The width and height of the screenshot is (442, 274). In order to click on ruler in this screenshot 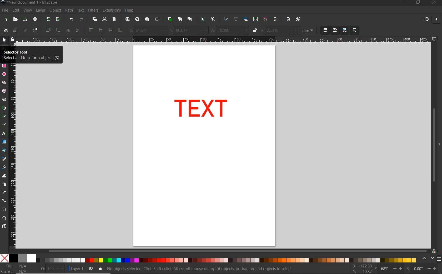, I will do `click(13, 157)`.